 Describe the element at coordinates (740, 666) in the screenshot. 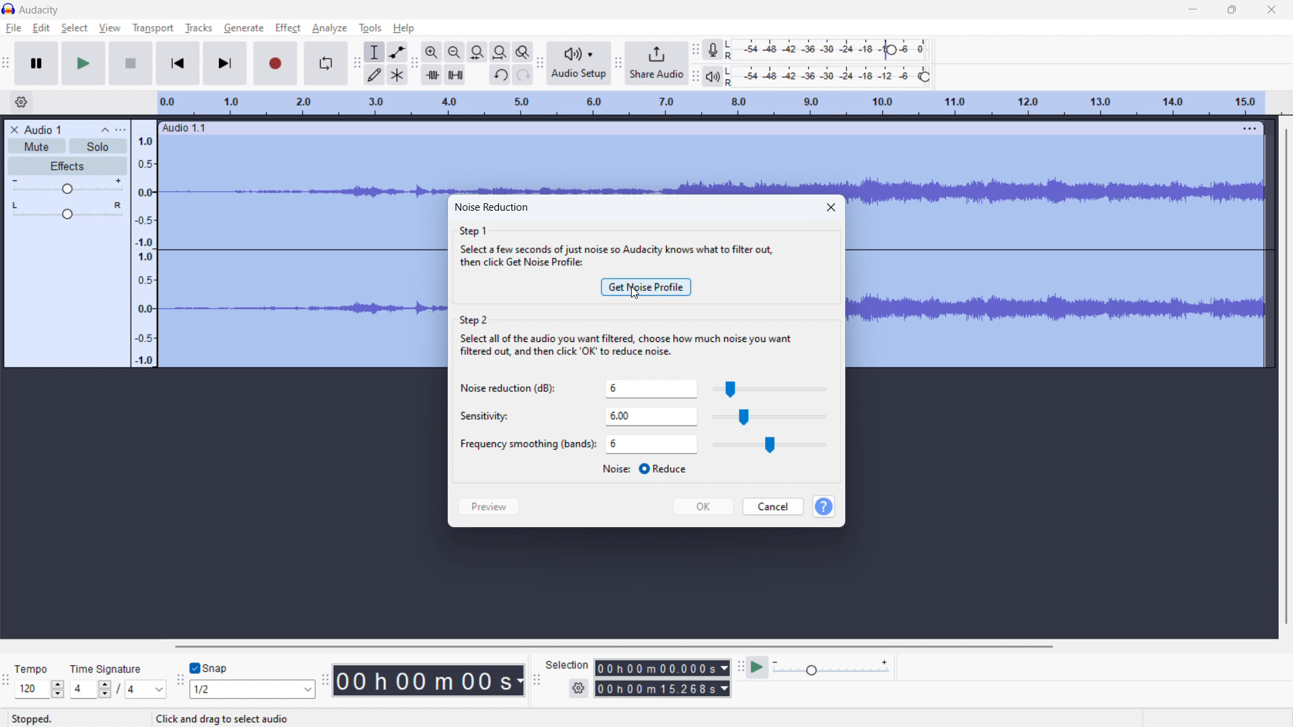

I see `play at speed toolbar` at that location.